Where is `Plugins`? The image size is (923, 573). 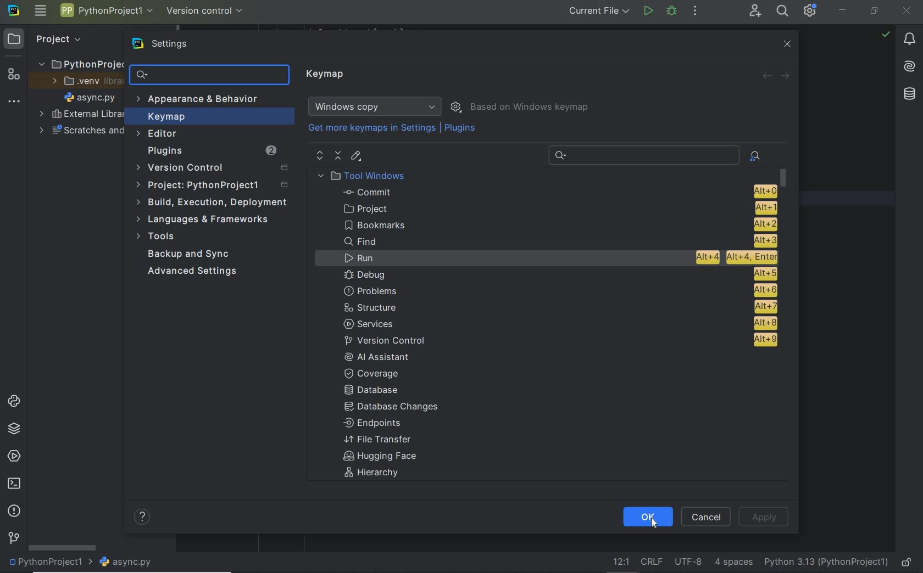 Plugins is located at coordinates (210, 151).